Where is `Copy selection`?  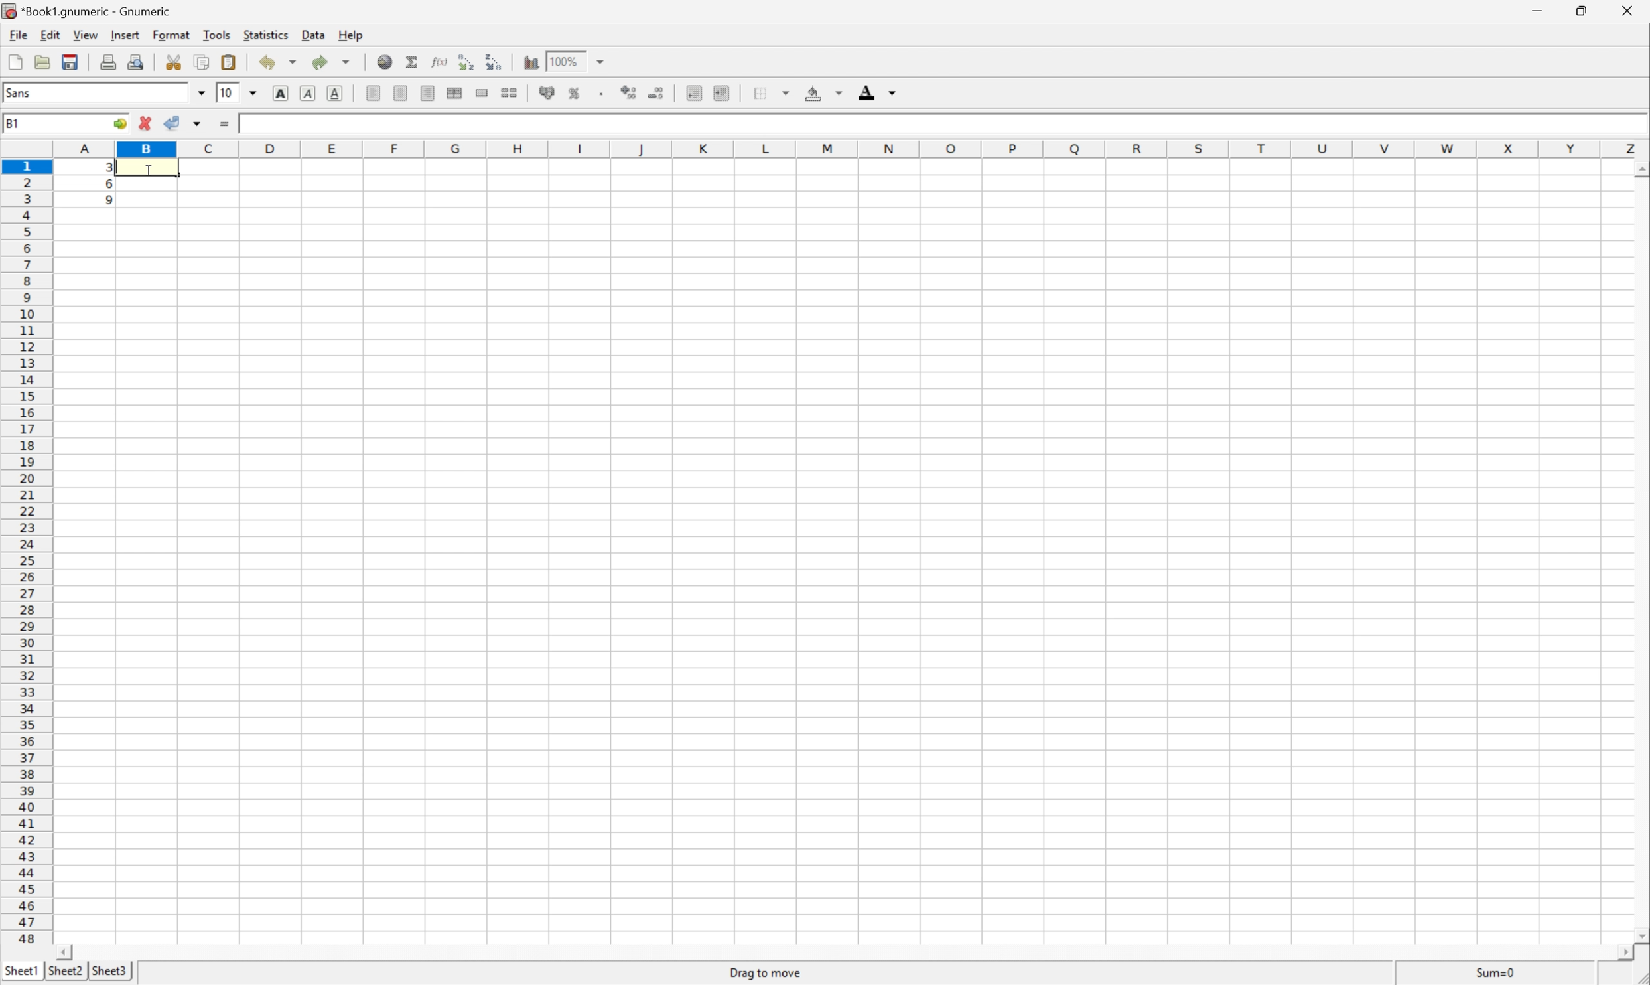
Copy selection is located at coordinates (203, 62).